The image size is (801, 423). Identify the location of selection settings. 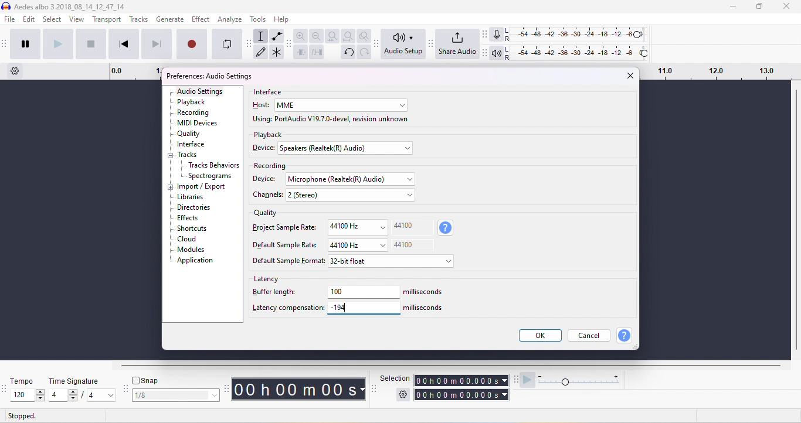
(402, 394).